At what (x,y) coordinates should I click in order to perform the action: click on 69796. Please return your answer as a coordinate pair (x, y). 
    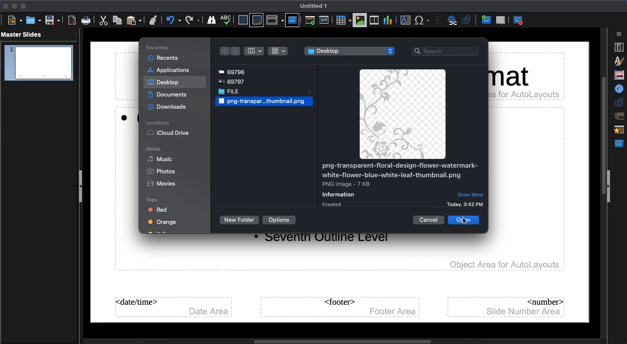
    Looking at the image, I should click on (234, 71).